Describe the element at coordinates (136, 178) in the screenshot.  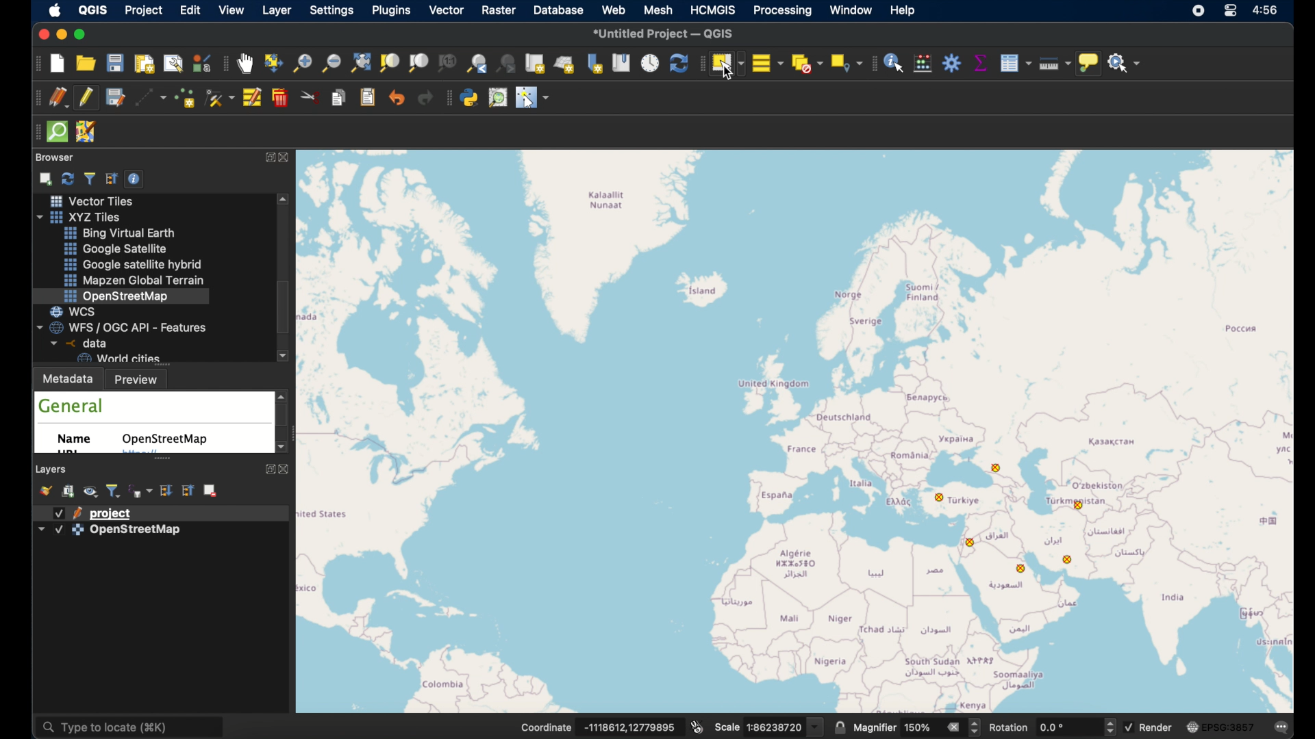
I see `enable/disbale properties widget` at that location.